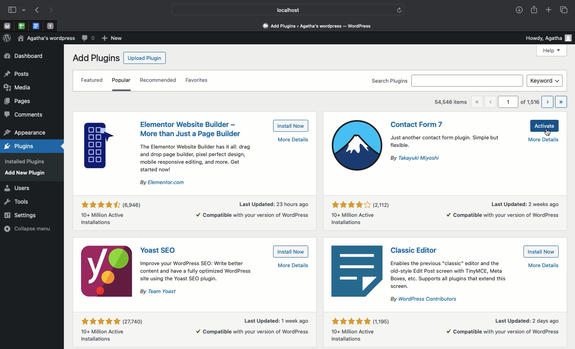 The height and width of the screenshot is (349, 575). Describe the element at coordinates (250, 326) in the screenshot. I see `More details` at that location.